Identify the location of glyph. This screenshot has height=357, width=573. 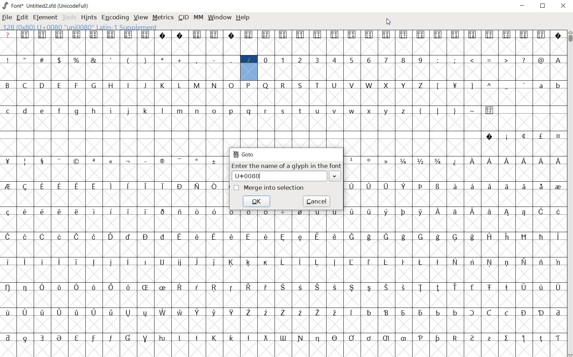
(59, 187).